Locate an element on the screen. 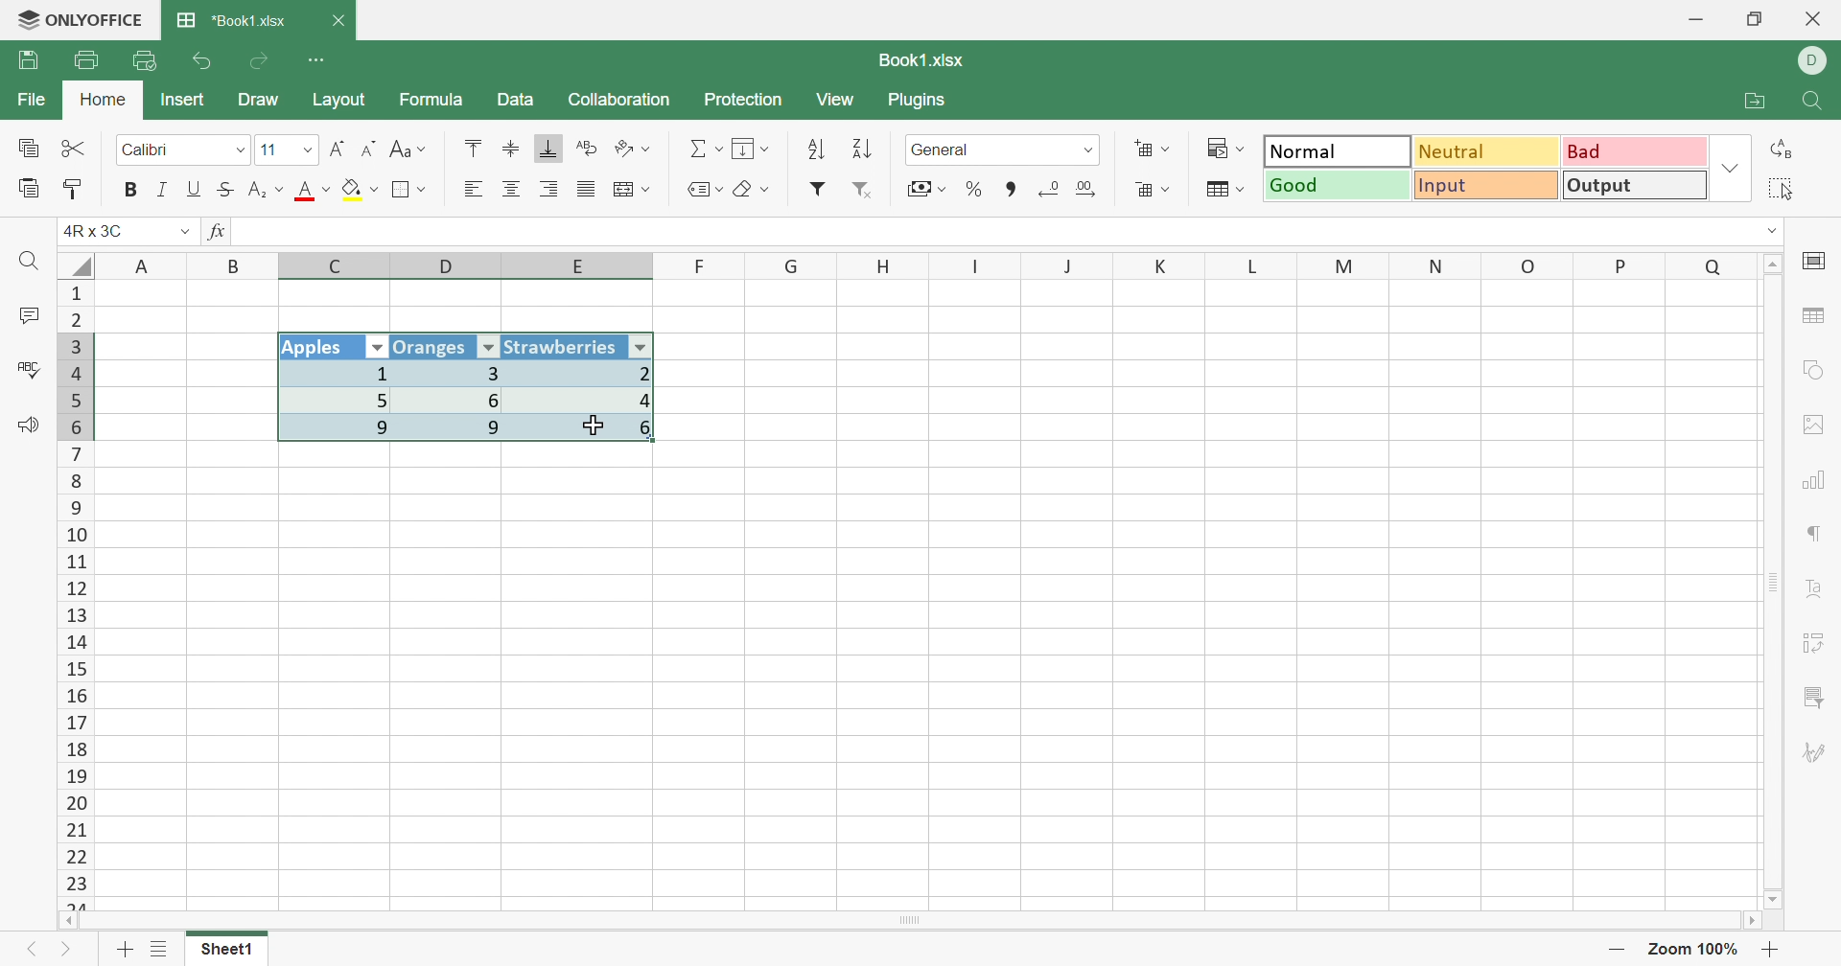 The height and width of the screenshot is (966, 1841). Insert columns is located at coordinates (632, 190).